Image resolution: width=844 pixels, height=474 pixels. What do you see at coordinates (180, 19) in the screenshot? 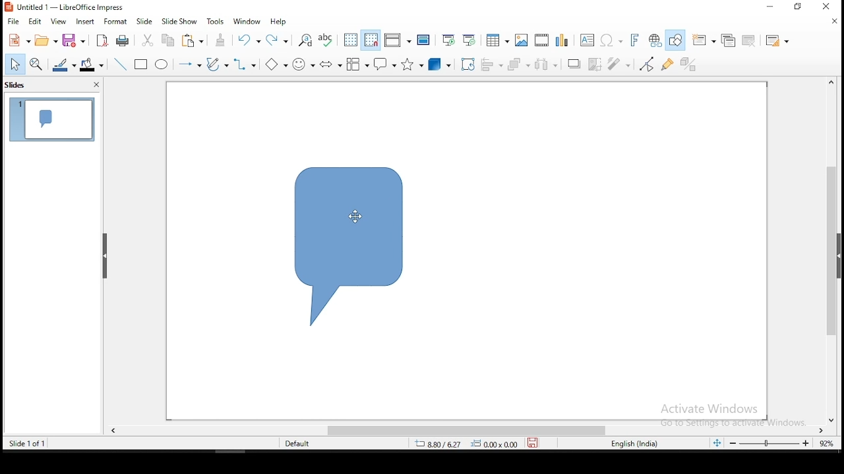
I see `slide show` at bounding box center [180, 19].